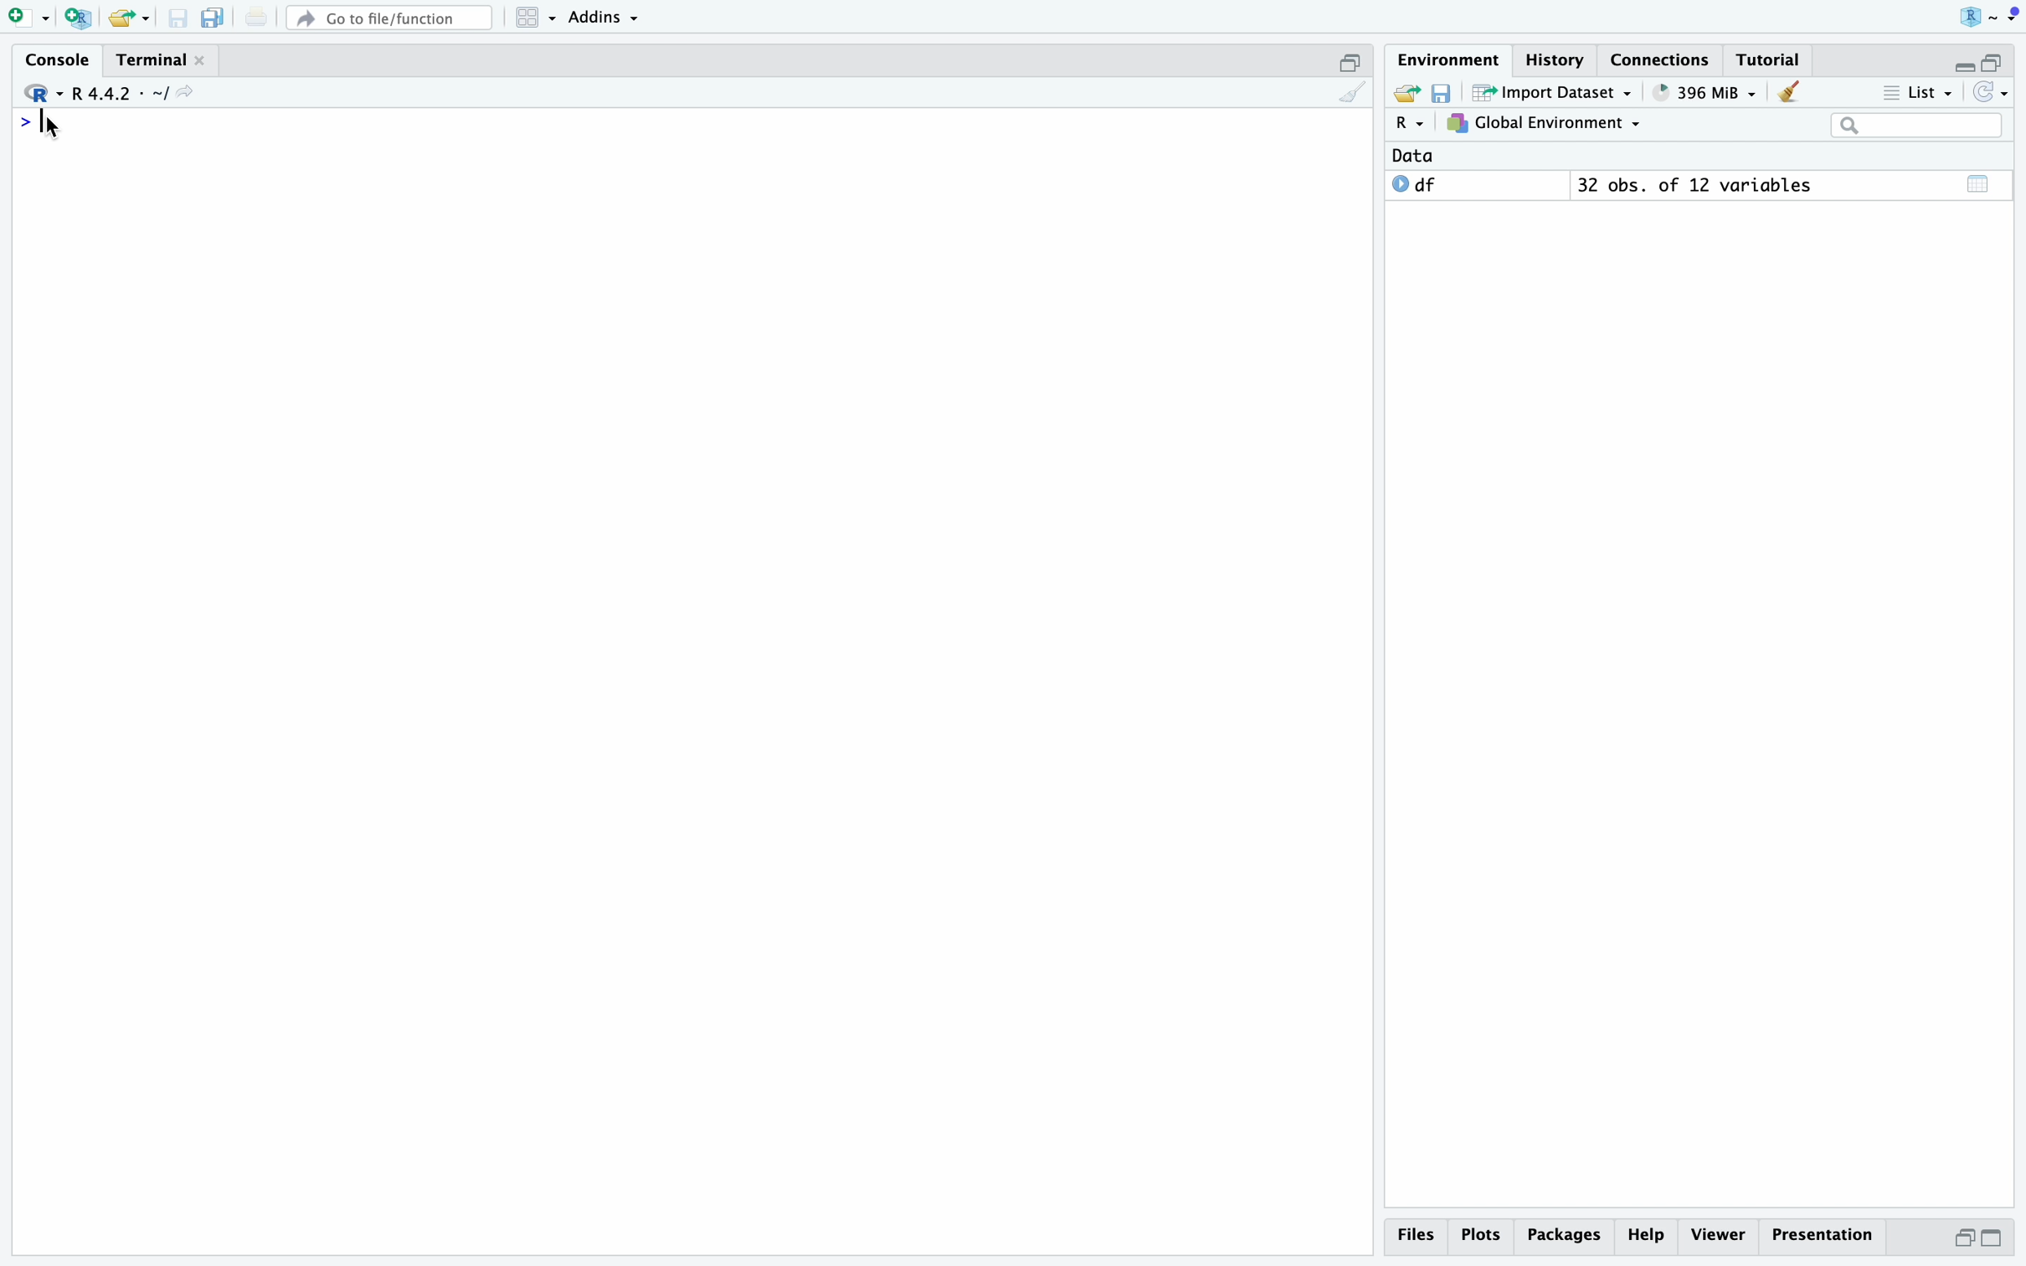  I want to click on files, so click(1417, 1237).